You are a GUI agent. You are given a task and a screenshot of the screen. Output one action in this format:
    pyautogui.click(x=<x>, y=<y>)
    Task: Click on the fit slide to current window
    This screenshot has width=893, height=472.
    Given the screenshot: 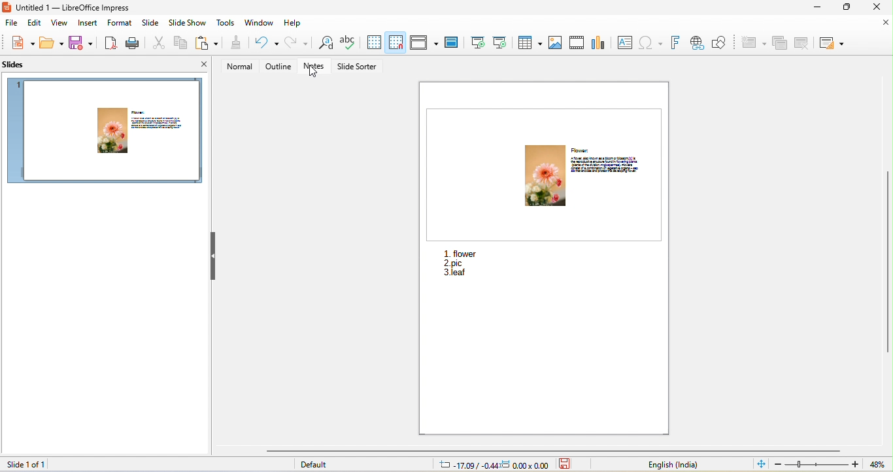 What is the action you would take?
    pyautogui.click(x=760, y=464)
    